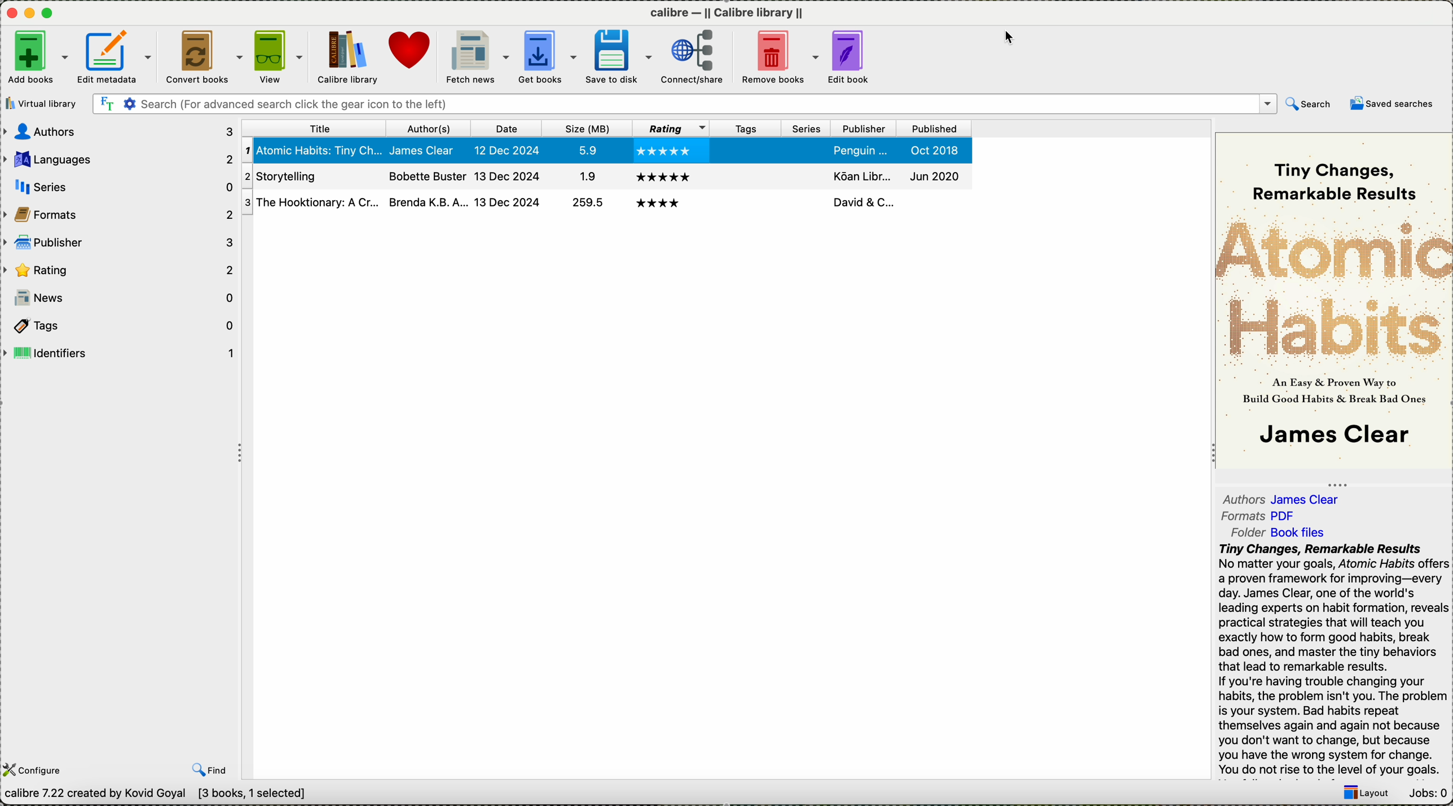 The image size is (1453, 806). What do you see at coordinates (669, 127) in the screenshot?
I see `click on rating` at bounding box center [669, 127].